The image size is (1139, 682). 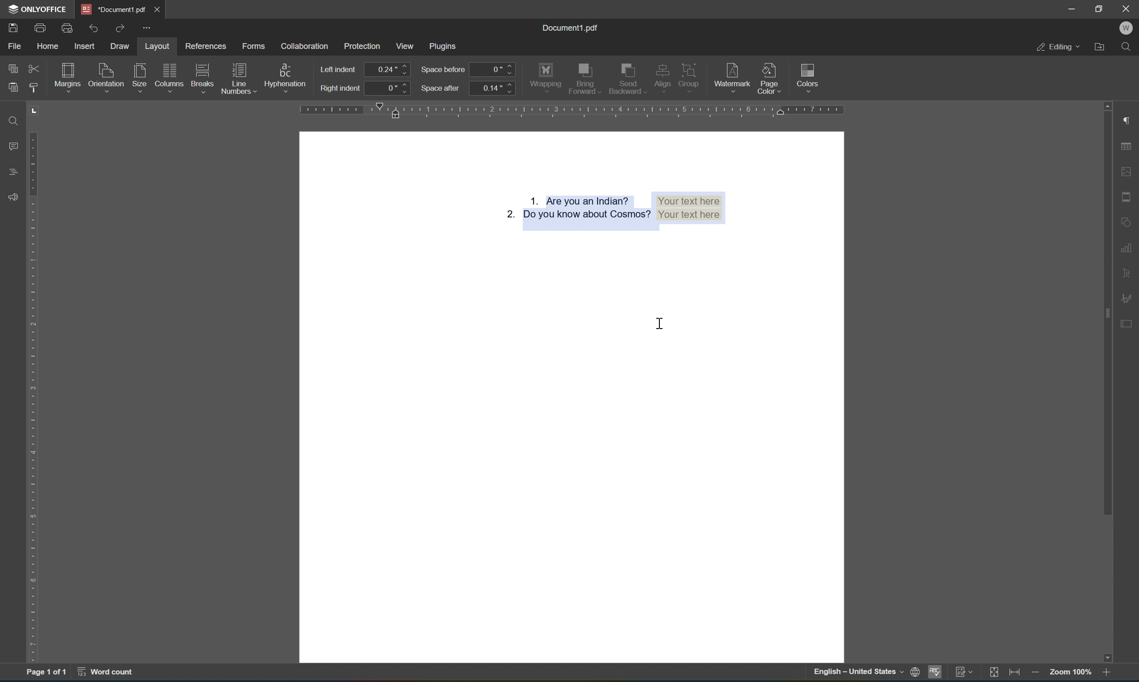 What do you see at coordinates (15, 46) in the screenshot?
I see `file` at bounding box center [15, 46].